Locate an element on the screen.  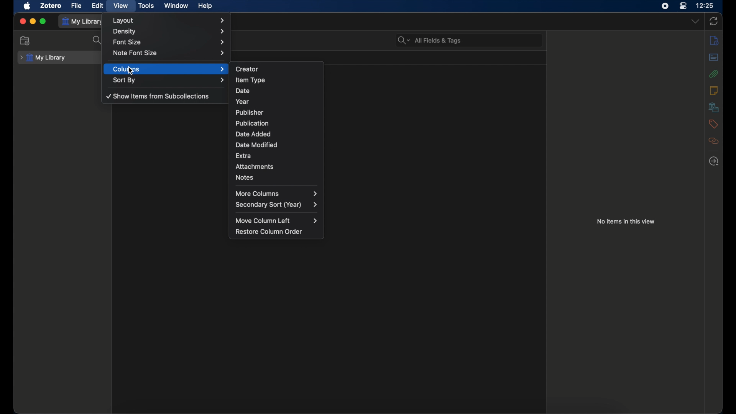
search is located at coordinates (97, 41).